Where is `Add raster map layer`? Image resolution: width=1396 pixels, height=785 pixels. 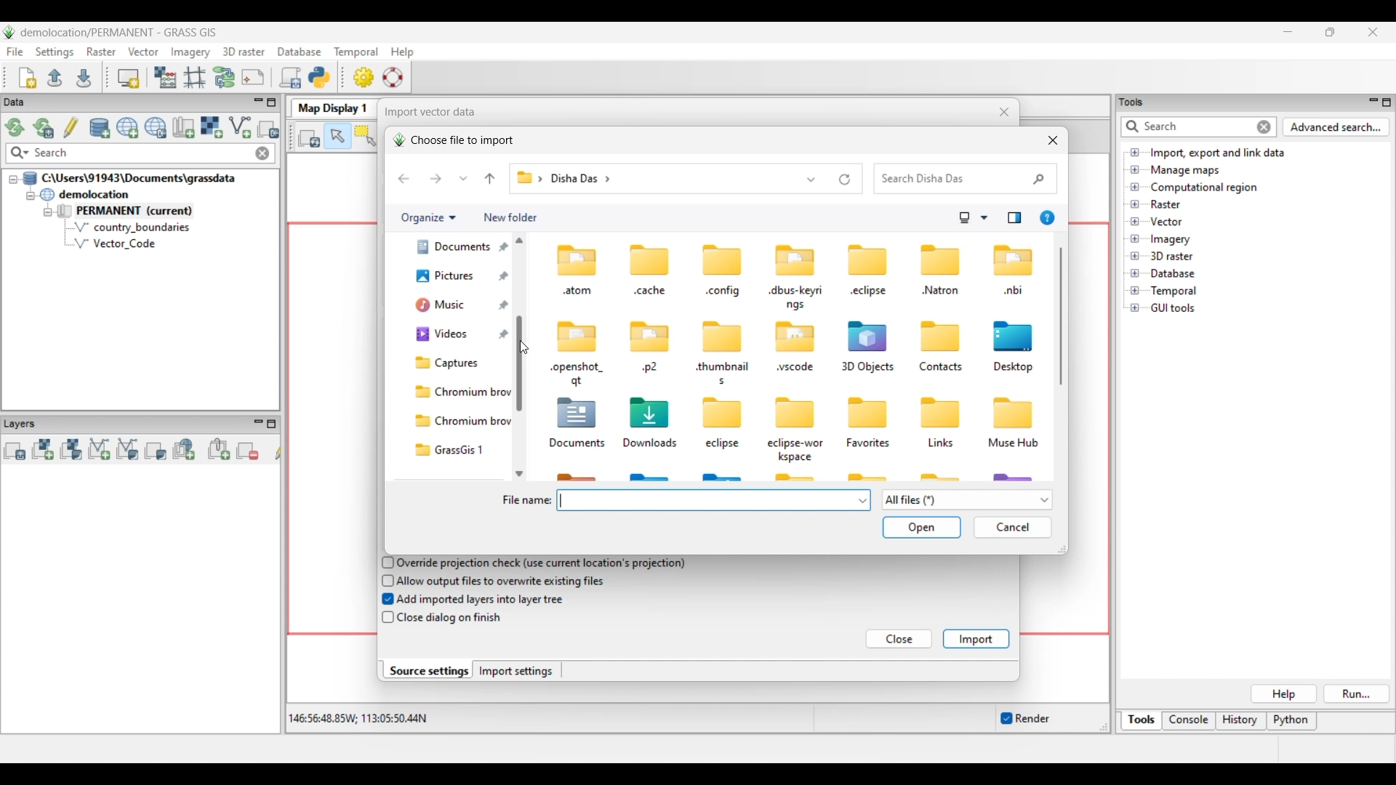 Add raster map layer is located at coordinates (43, 449).